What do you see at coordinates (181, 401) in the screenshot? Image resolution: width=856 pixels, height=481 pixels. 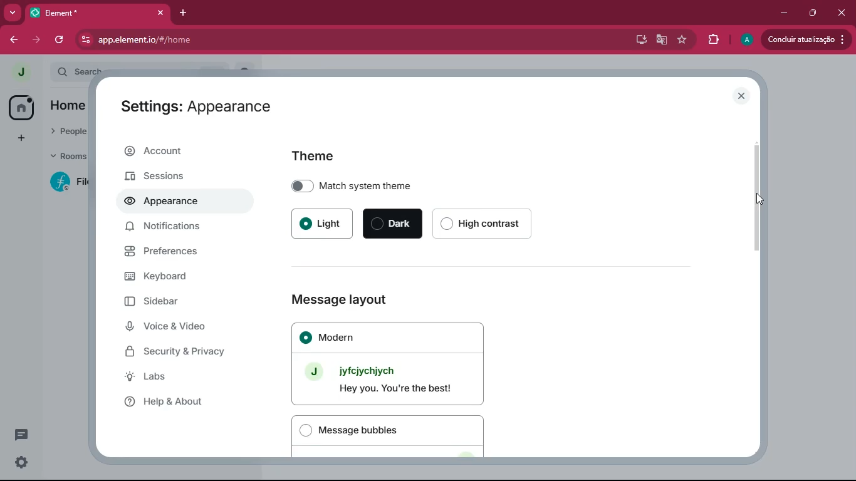 I see `help` at bounding box center [181, 401].